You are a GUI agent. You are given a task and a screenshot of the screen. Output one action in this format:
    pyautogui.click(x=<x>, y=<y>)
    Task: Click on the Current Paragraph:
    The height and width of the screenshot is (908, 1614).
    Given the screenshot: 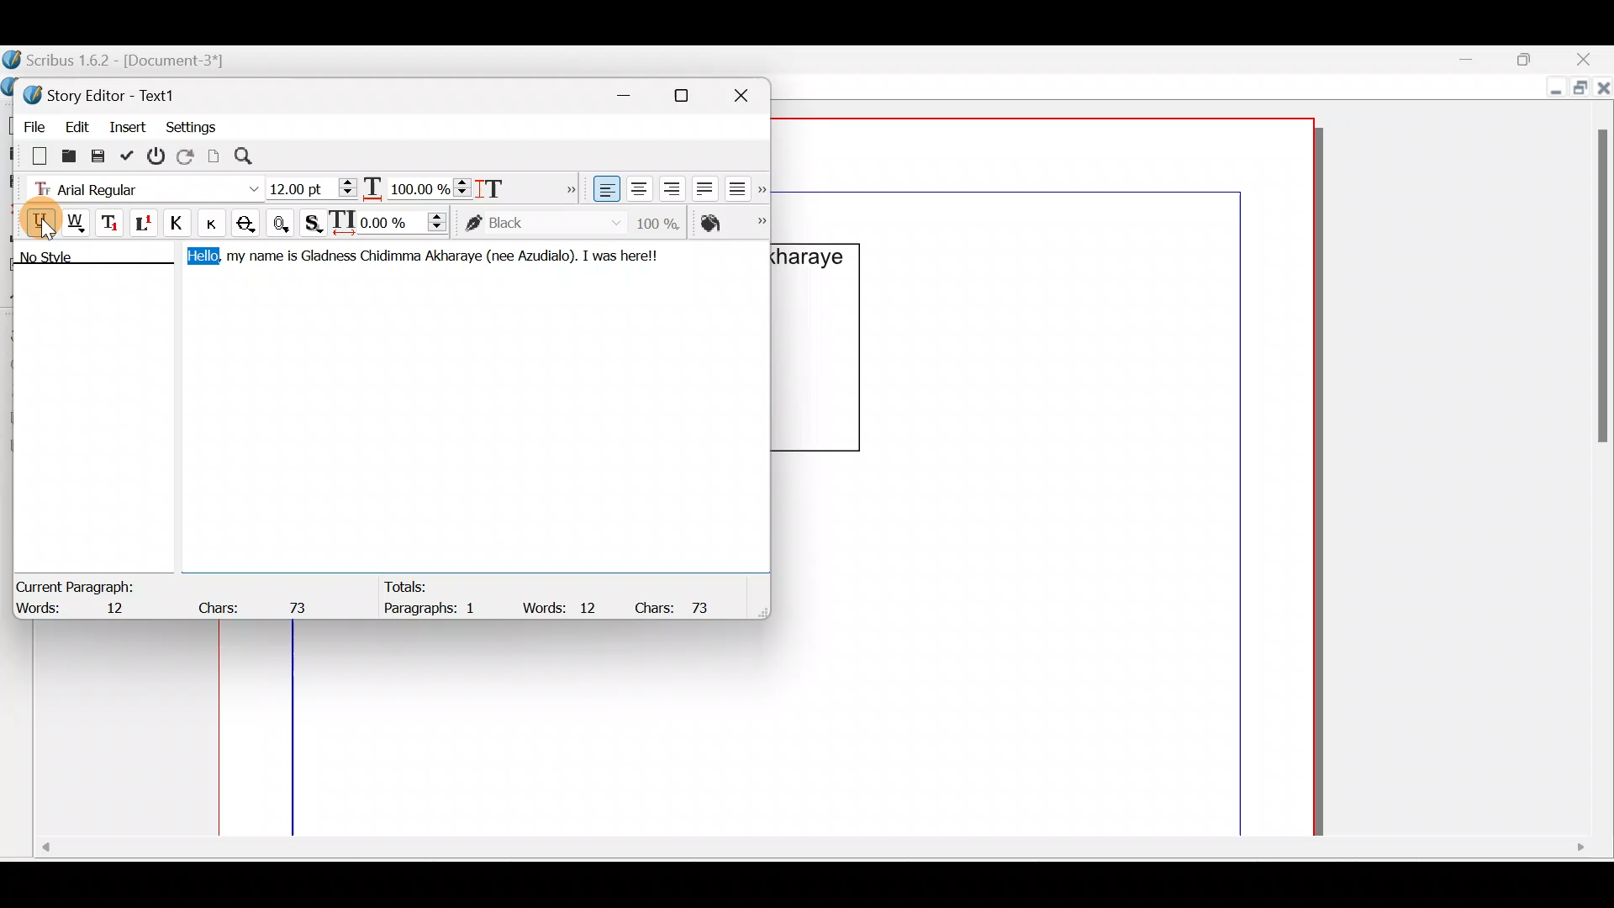 What is the action you would take?
    pyautogui.click(x=77, y=584)
    